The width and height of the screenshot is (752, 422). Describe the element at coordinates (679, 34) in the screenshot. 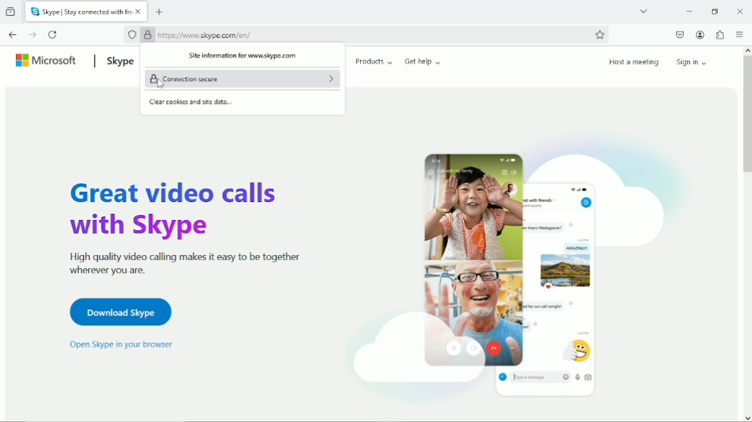

I see `Save to pocket` at that location.